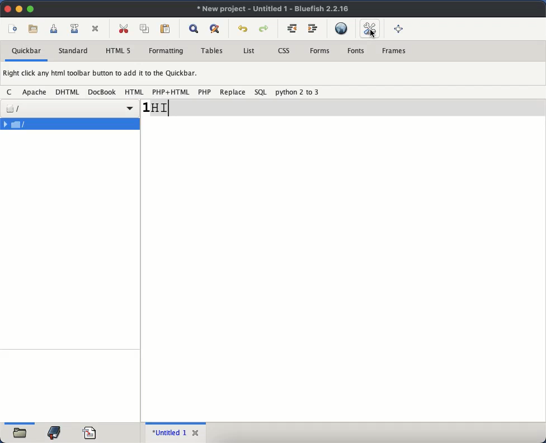 Image resolution: width=546 pixels, height=443 pixels. Describe the element at coordinates (250, 50) in the screenshot. I see `list` at that location.